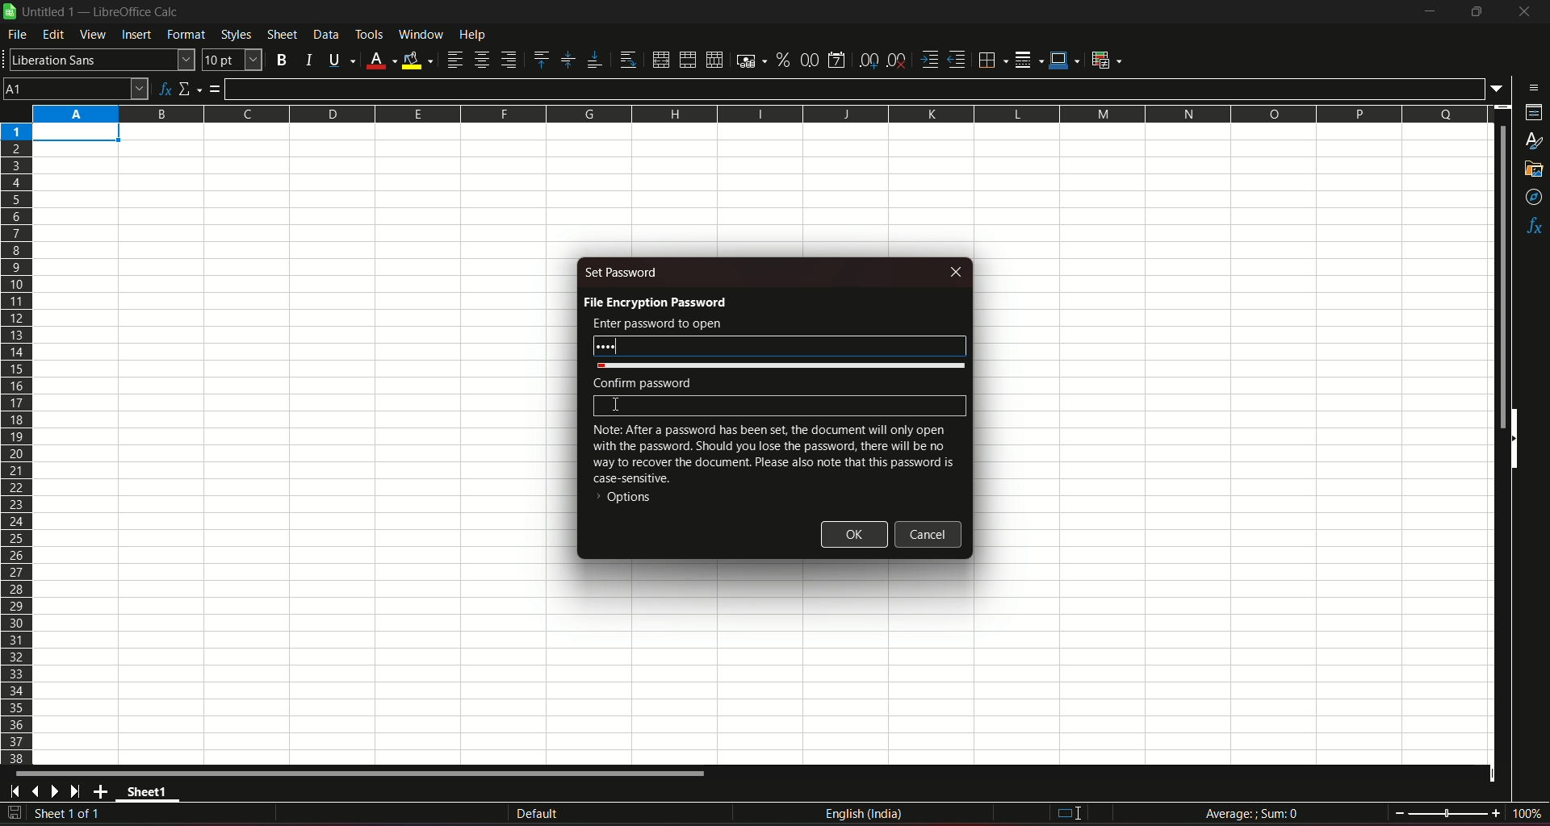 The height and width of the screenshot is (826, 1550). What do you see at coordinates (509, 60) in the screenshot?
I see `align right` at bounding box center [509, 60].